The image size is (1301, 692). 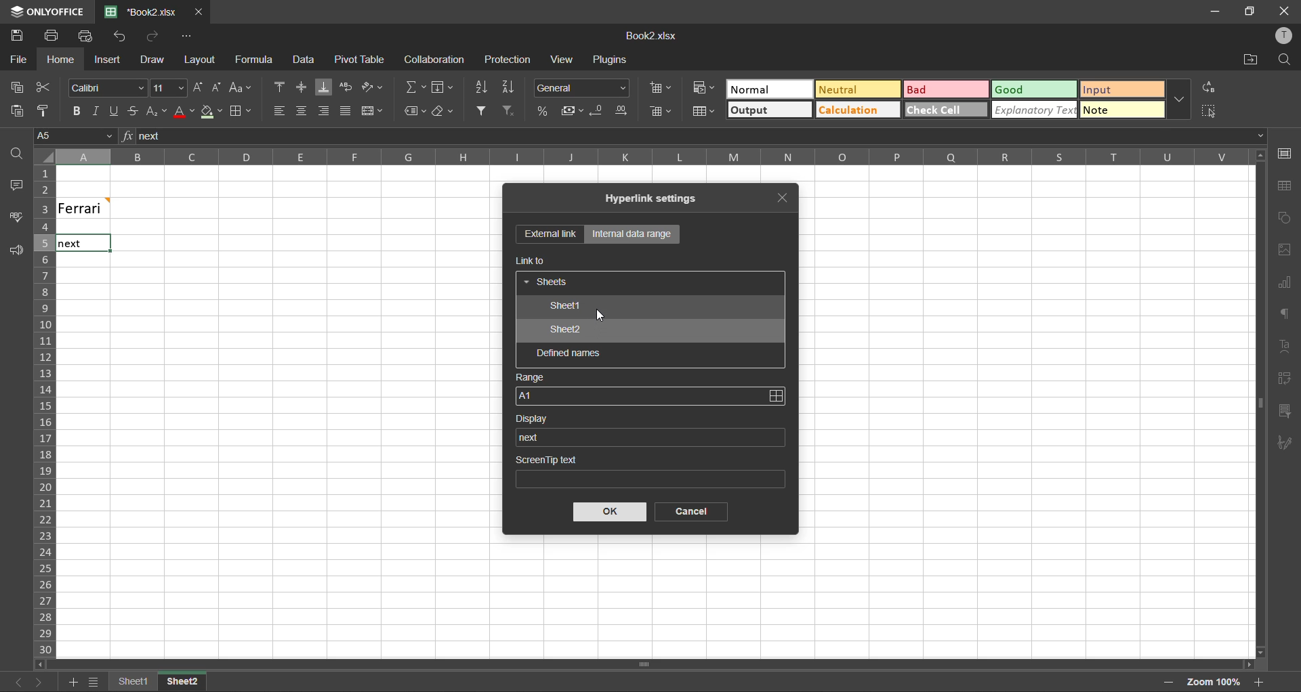 I want to click on format as table, so click(x=701, y=112).